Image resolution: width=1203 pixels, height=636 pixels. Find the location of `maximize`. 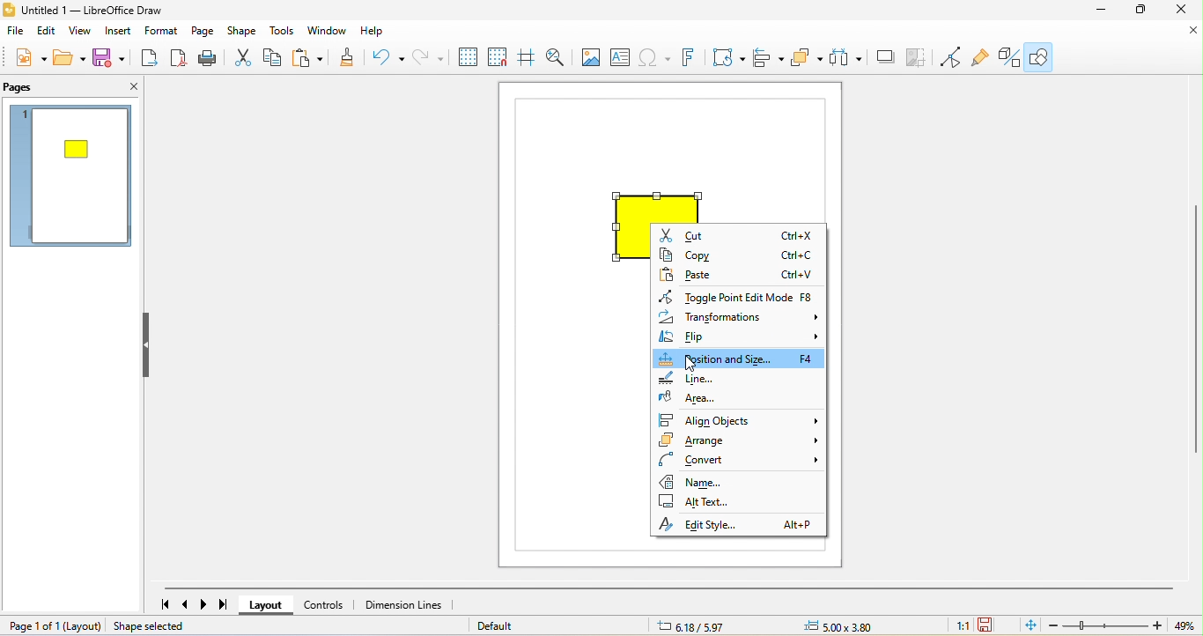

maximize is located at coordinates (1139, 11).